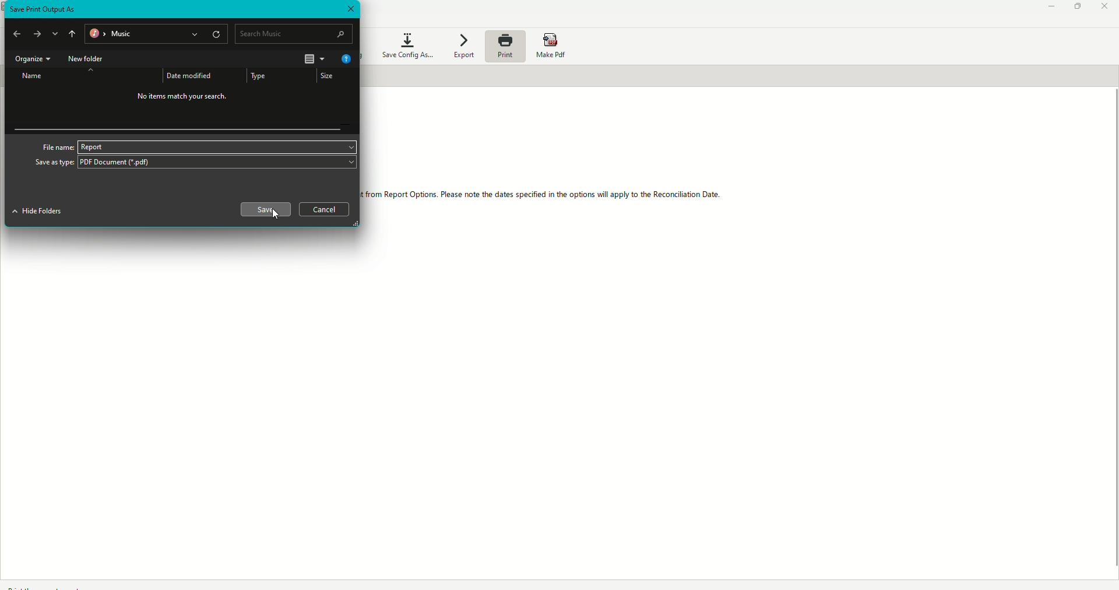 This screenshot has height=590, width=1119. I want to click on No items match, so click(184, 99).